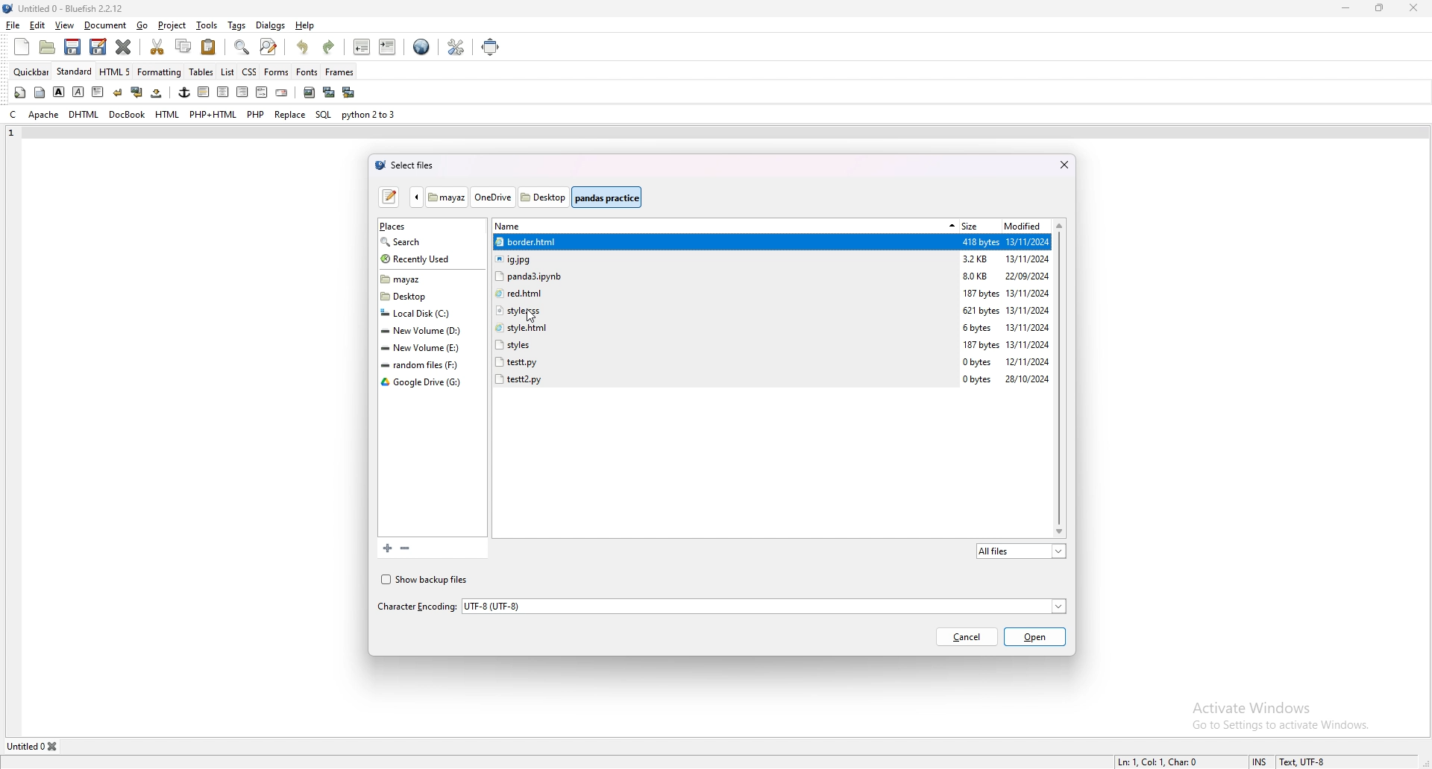  What do you see at coordinates (389, 46) in the screenshot?
I see `indent` at bounding box center [389, 46].